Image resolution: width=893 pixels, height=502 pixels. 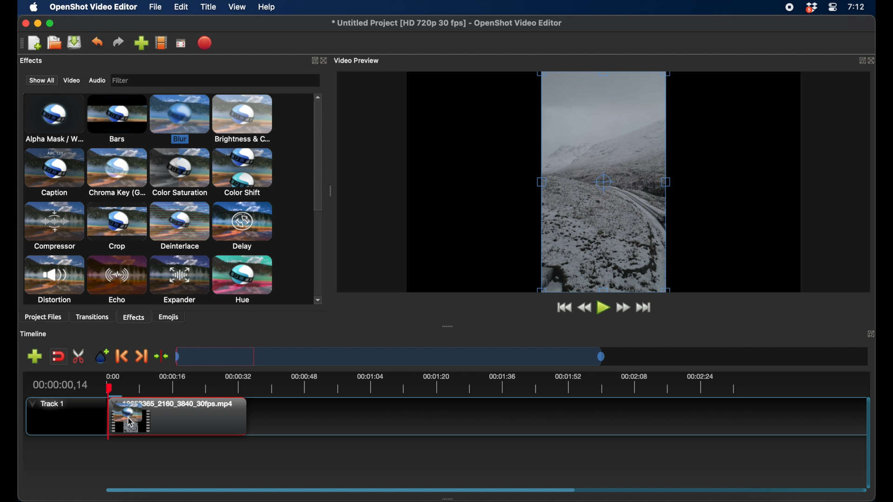 I want to click on color shift, so click(x=242, y=172).